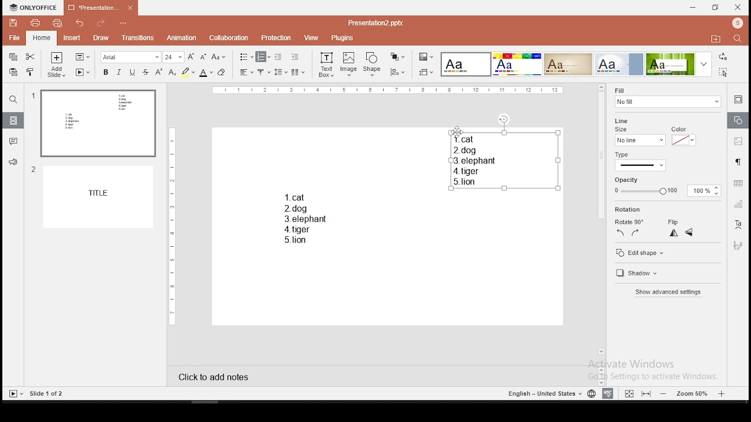 The width and height of the screenshot is (751, 422). Describe the element at coordinates (673, 233) in the screenshot. I see `flip vertical` at that location.